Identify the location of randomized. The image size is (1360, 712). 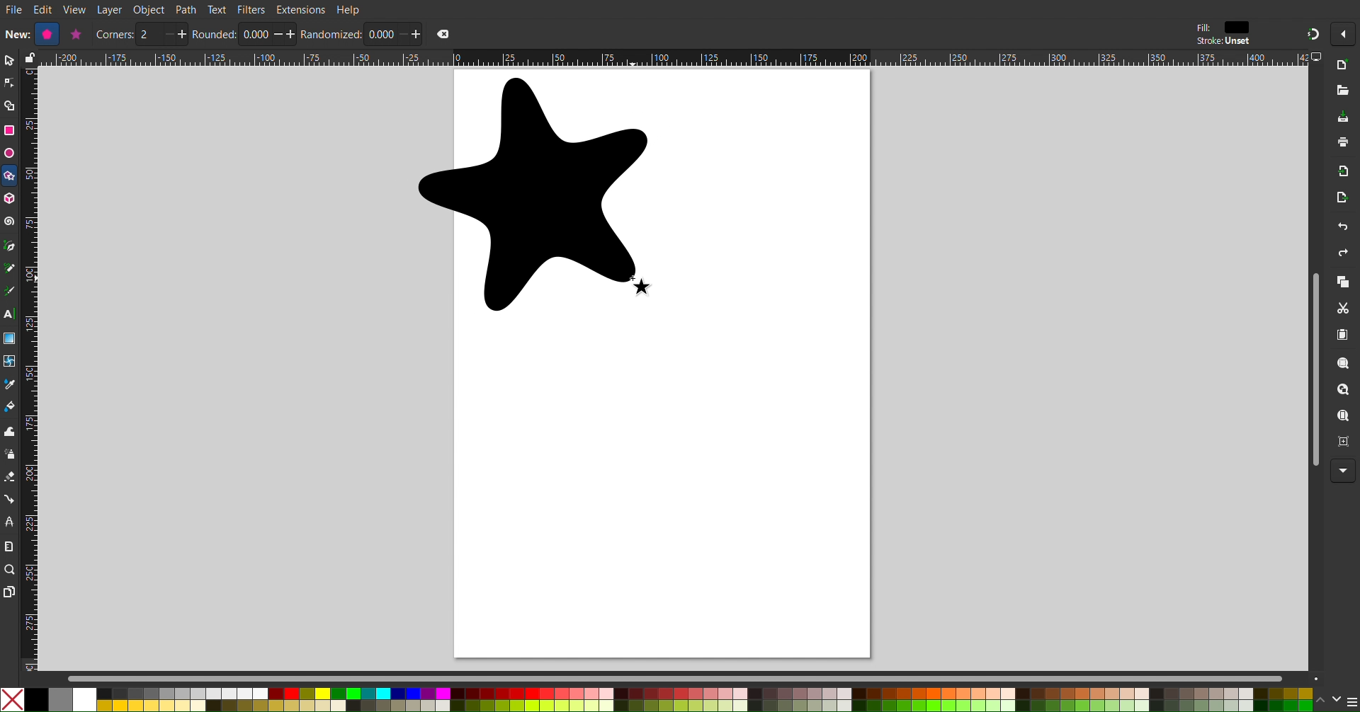
(331, 34).